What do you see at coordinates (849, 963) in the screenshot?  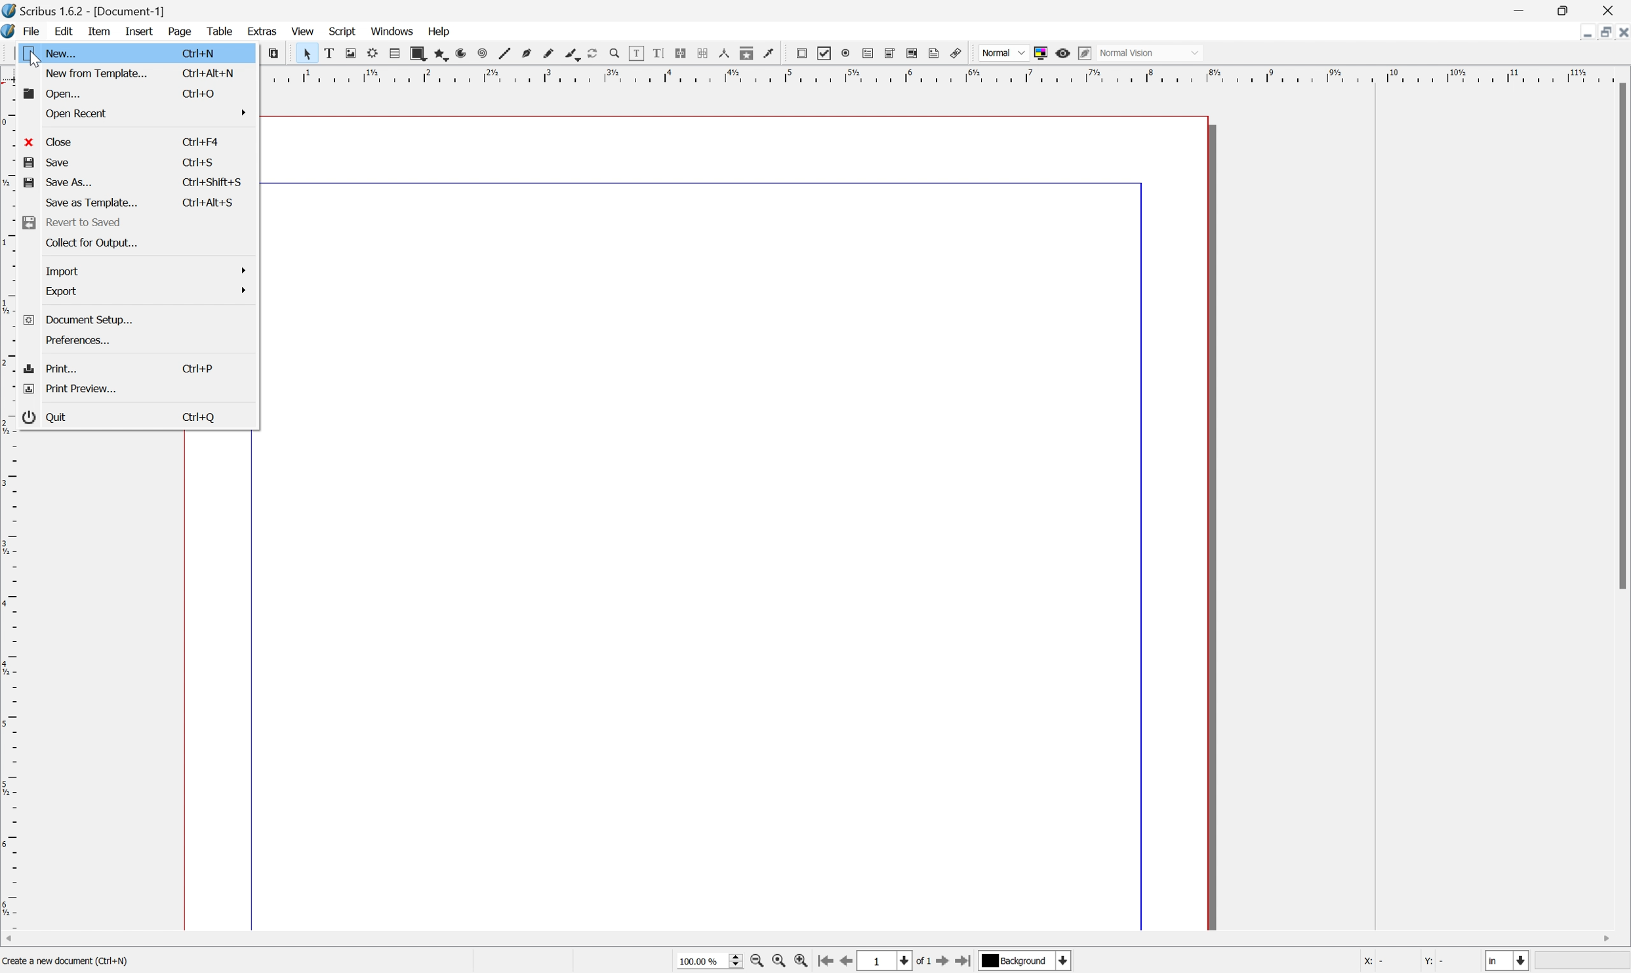 I see `go to previous page` at bounding box center [849, 963].